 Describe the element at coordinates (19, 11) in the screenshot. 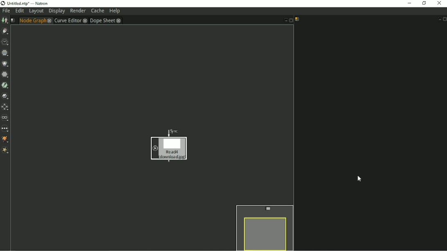

I see `Edit` at that location.